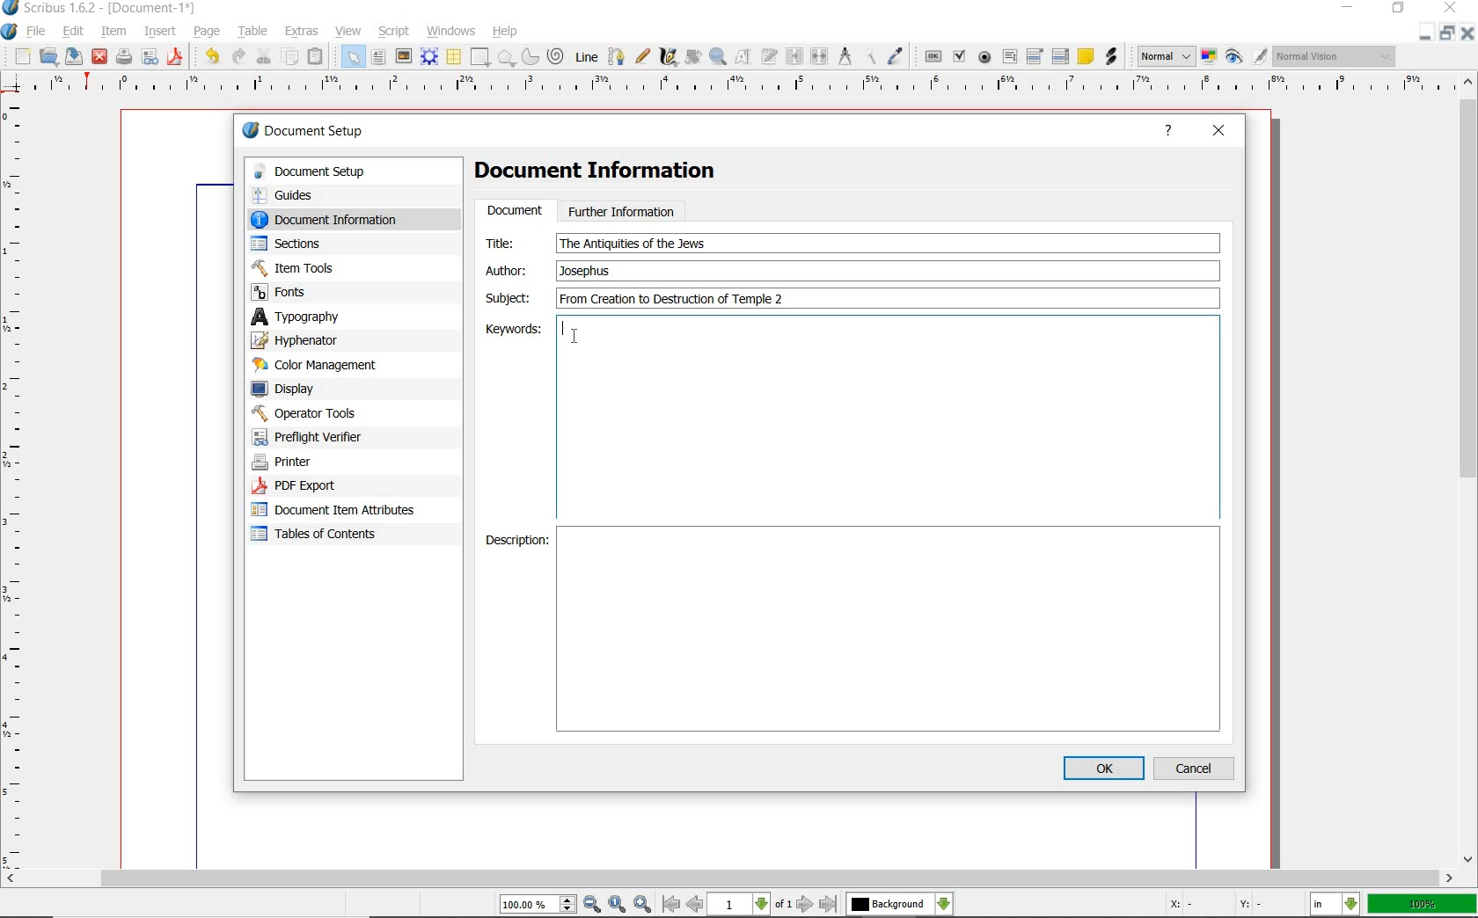 The width and height of the screenshot is (1478, 918). Describe the element at coordinates (210, 32) in the screenshot. I see `page` at that location.